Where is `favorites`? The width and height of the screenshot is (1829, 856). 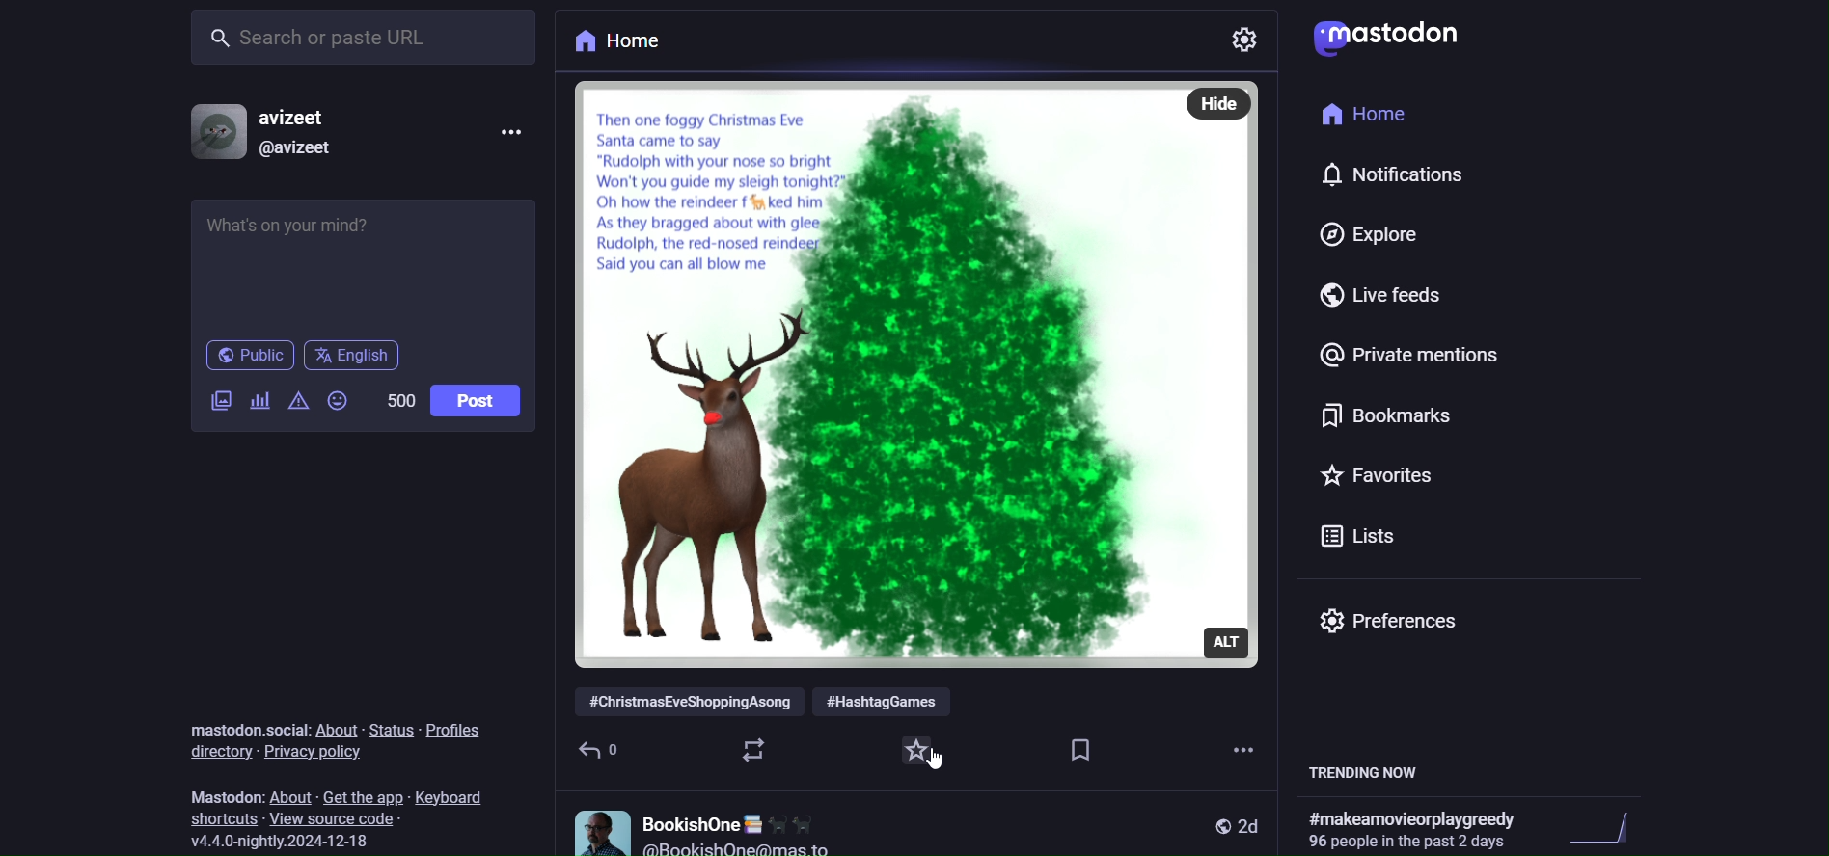 favorites is located at coordinates (1382, 472).